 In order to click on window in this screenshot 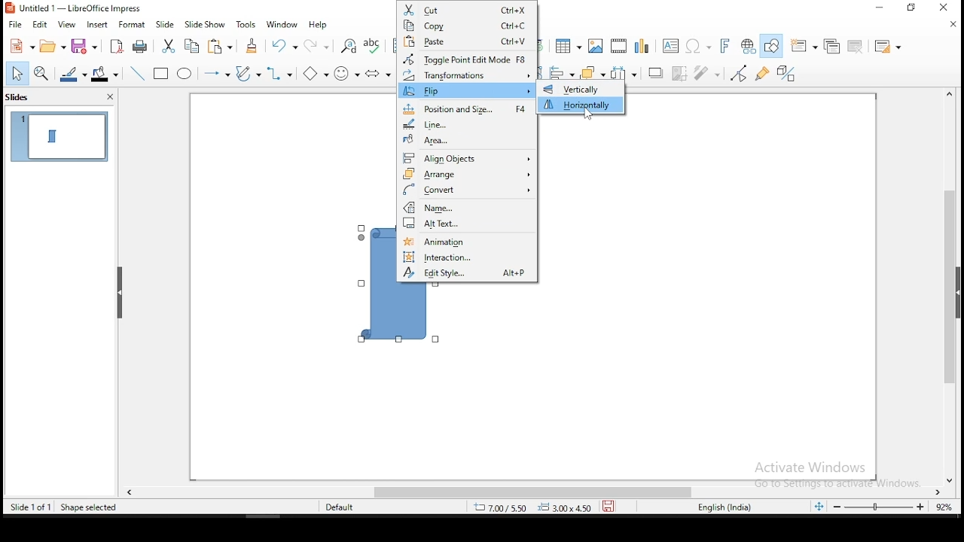, I will do `click(282, 24)`.